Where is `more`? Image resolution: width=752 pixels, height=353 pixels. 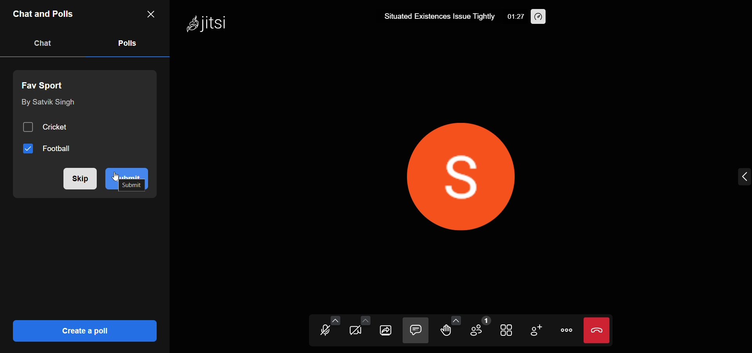
more is located at coordinates (566, 330).